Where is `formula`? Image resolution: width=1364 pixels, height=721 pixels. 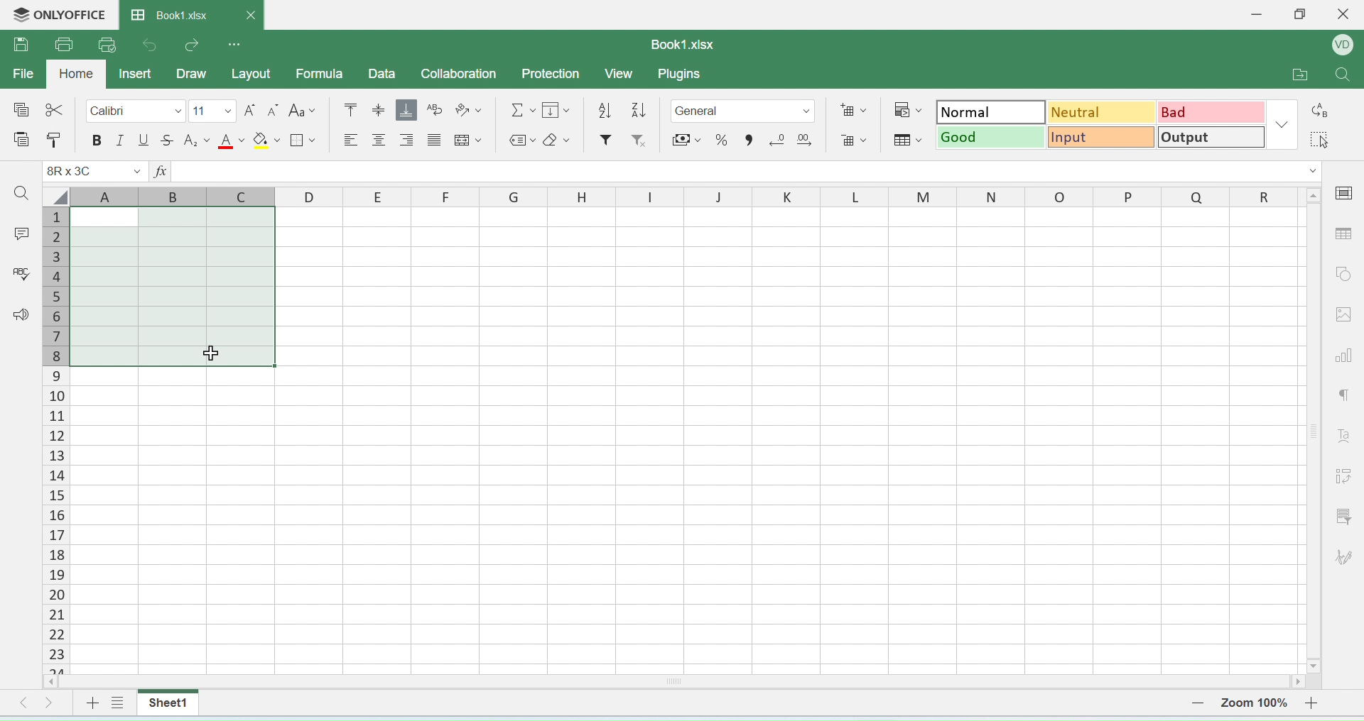 formula is located at coordinates (519, 111).